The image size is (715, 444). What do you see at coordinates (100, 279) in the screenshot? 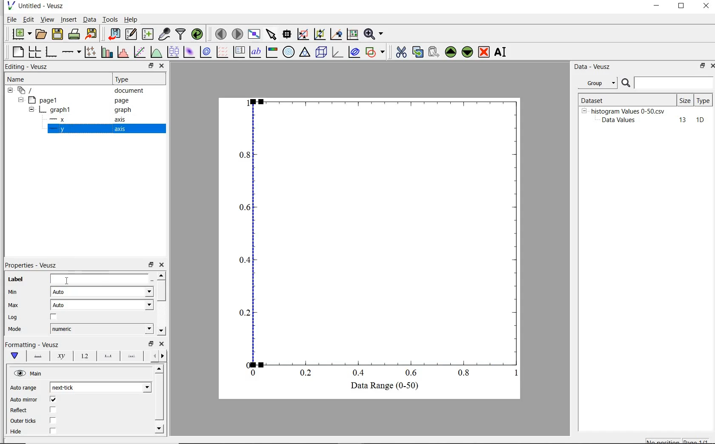
I see ` Data Range (0-50)` at bounding box center [100, 279].